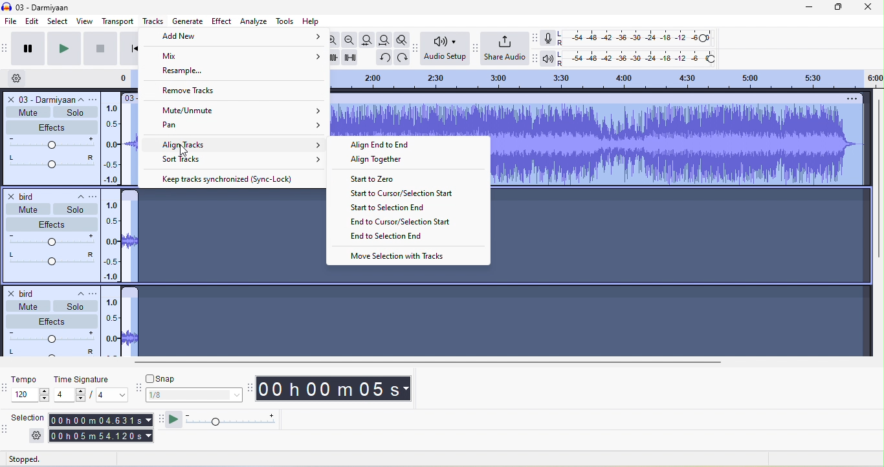 This screenshot has width=884, height=467. Describe the element at coordinates (96, 98) in the screenshot. I see `open menu` at that location.